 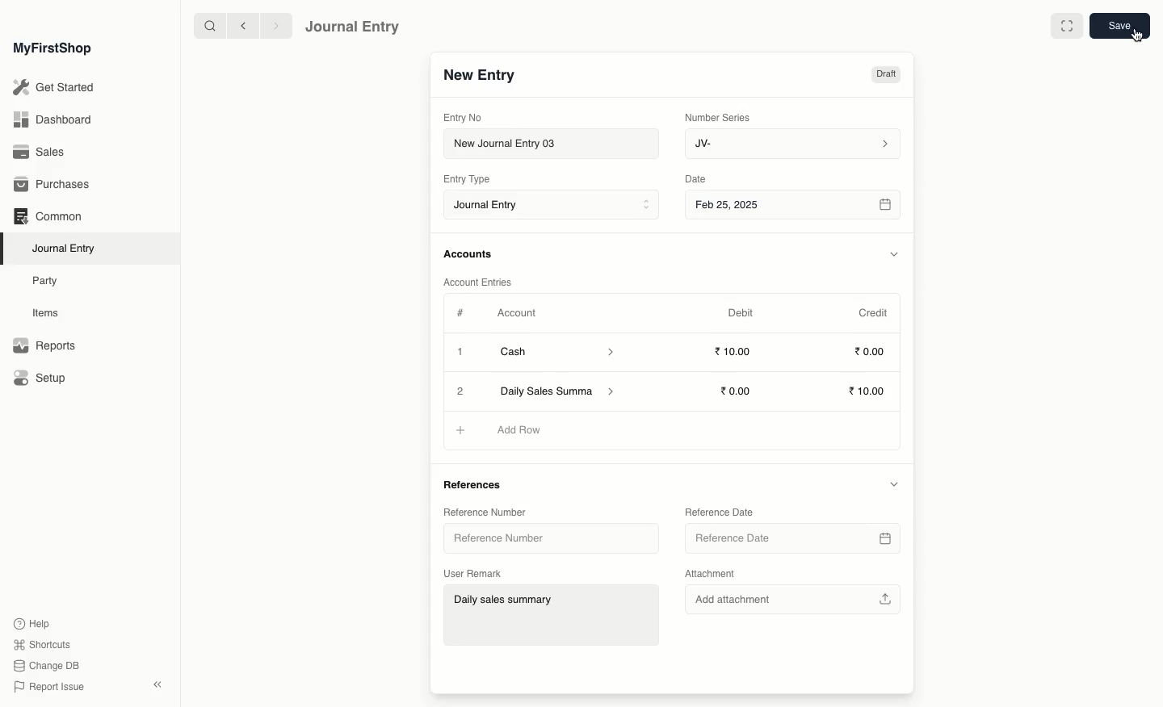 I want to click on Shortcuts, so click(x=40, y=643).